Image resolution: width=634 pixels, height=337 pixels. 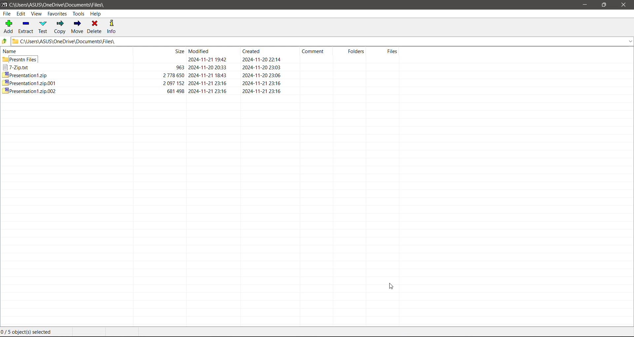 What do you see at coordinates (29, 90) in the screenshot?
I see `Presentation1.zip.002` at bounding box center [29, 90].